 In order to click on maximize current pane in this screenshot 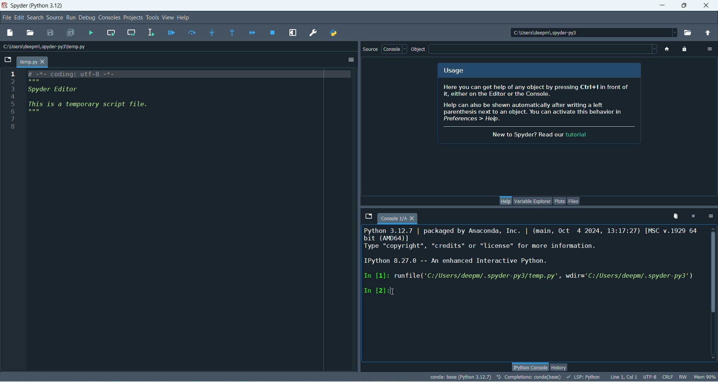, I will do `click(293, 33)`.